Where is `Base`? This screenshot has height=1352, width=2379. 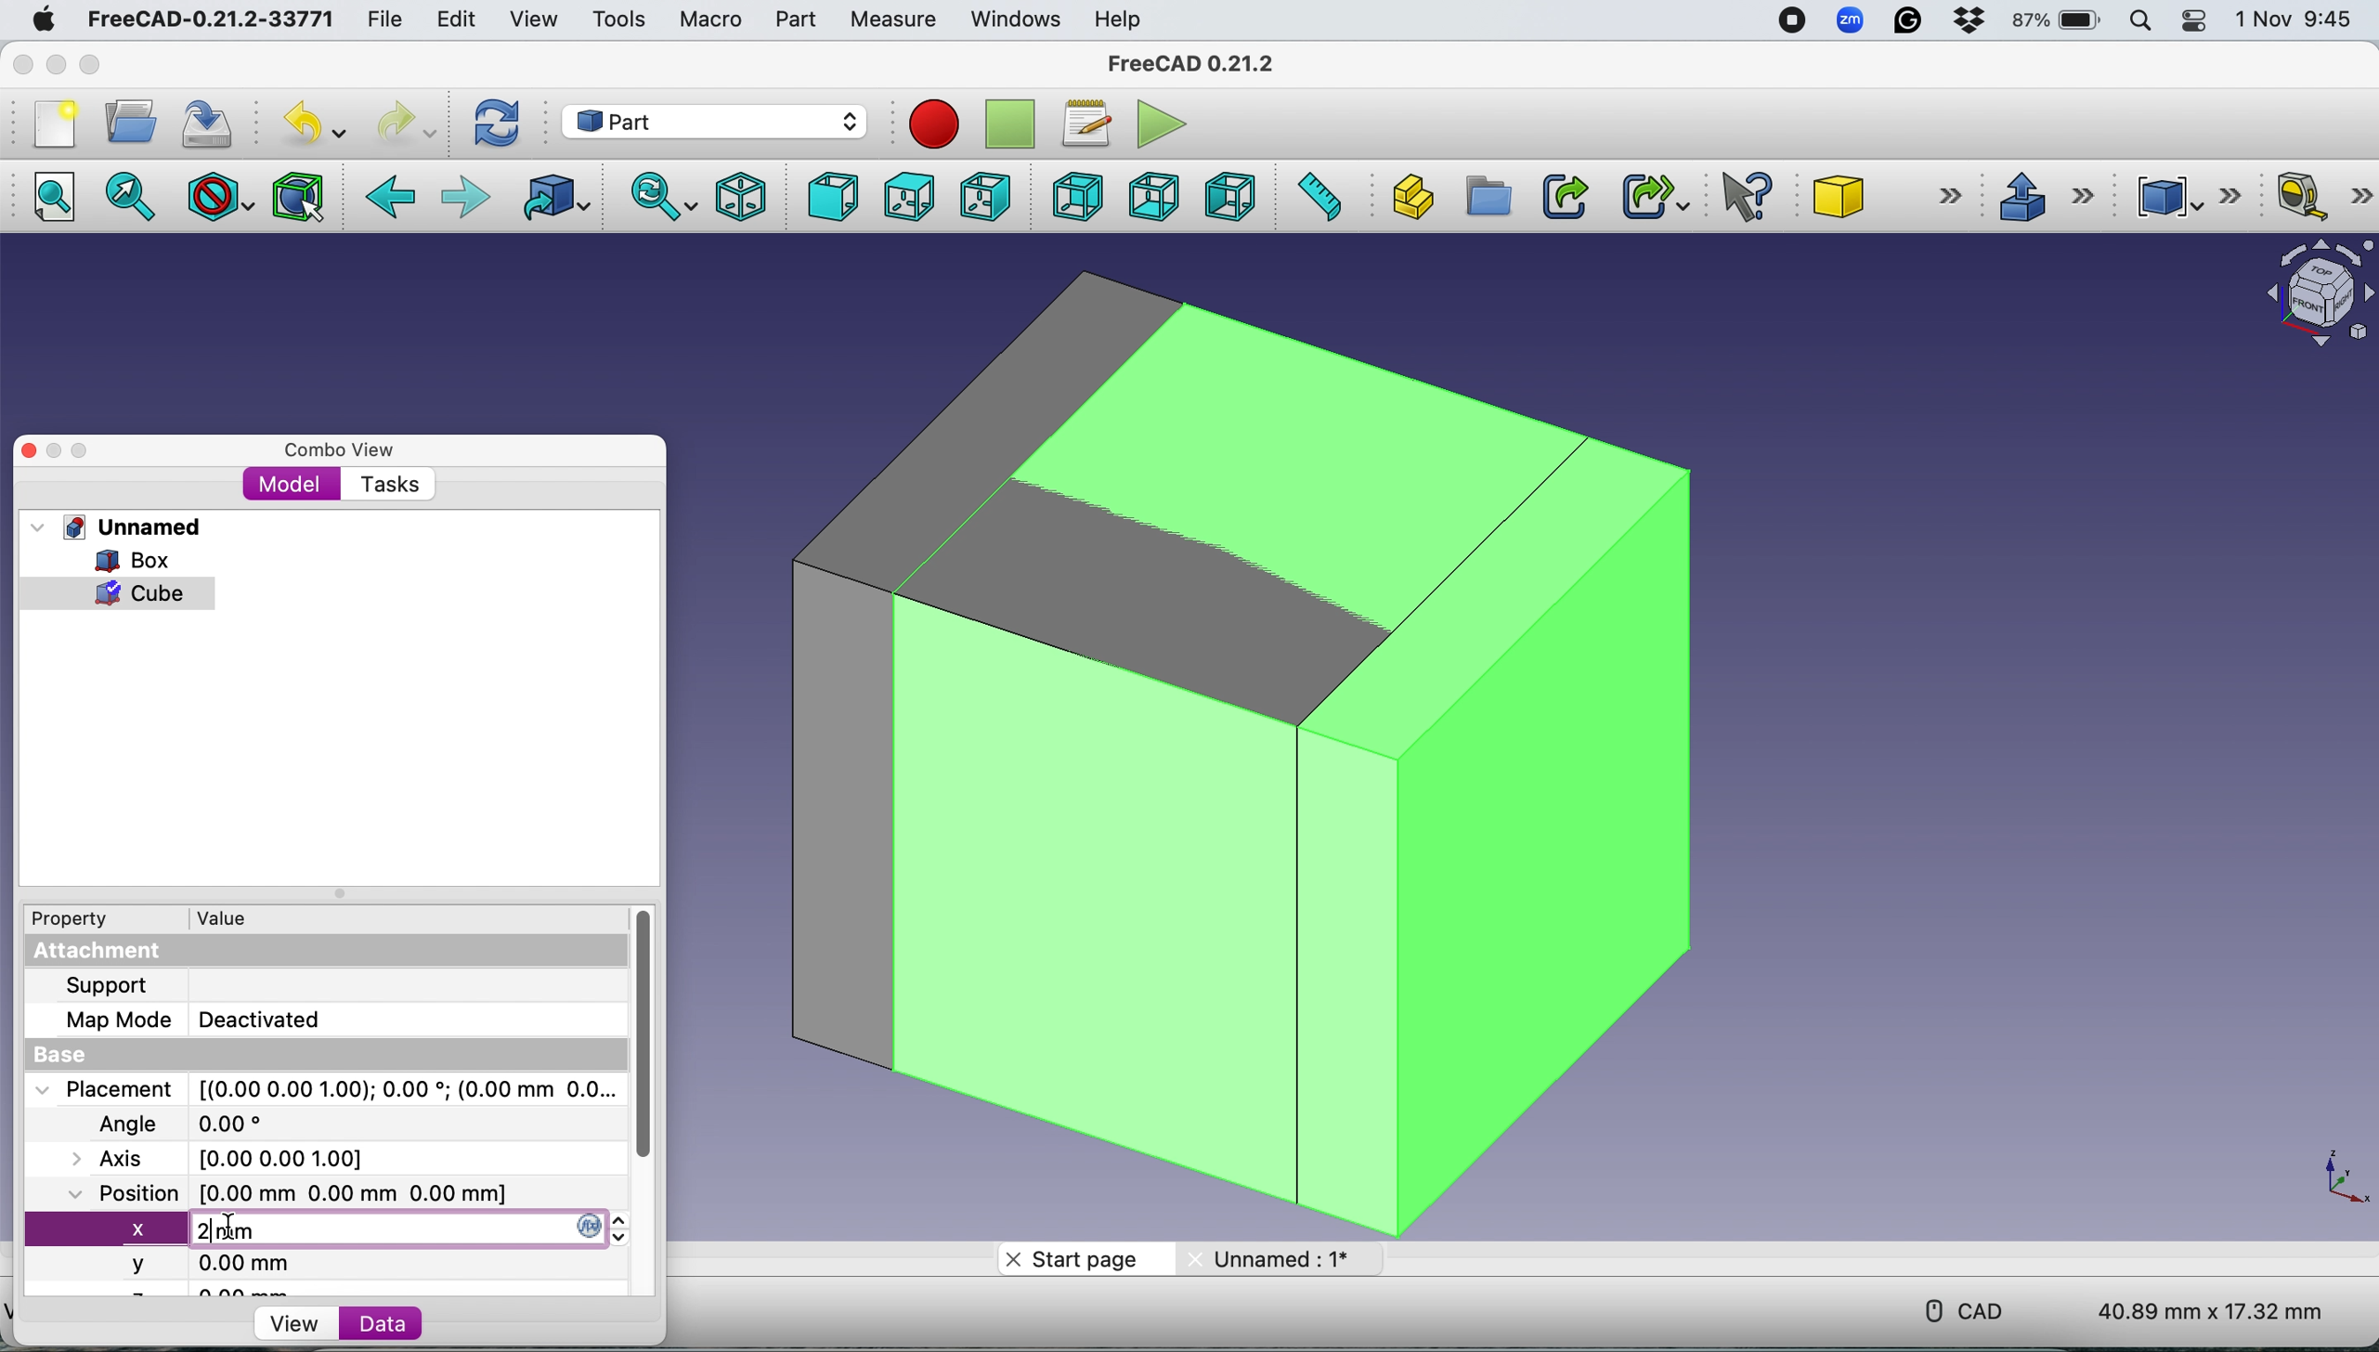 Base is located at coordinates (76, 1054).